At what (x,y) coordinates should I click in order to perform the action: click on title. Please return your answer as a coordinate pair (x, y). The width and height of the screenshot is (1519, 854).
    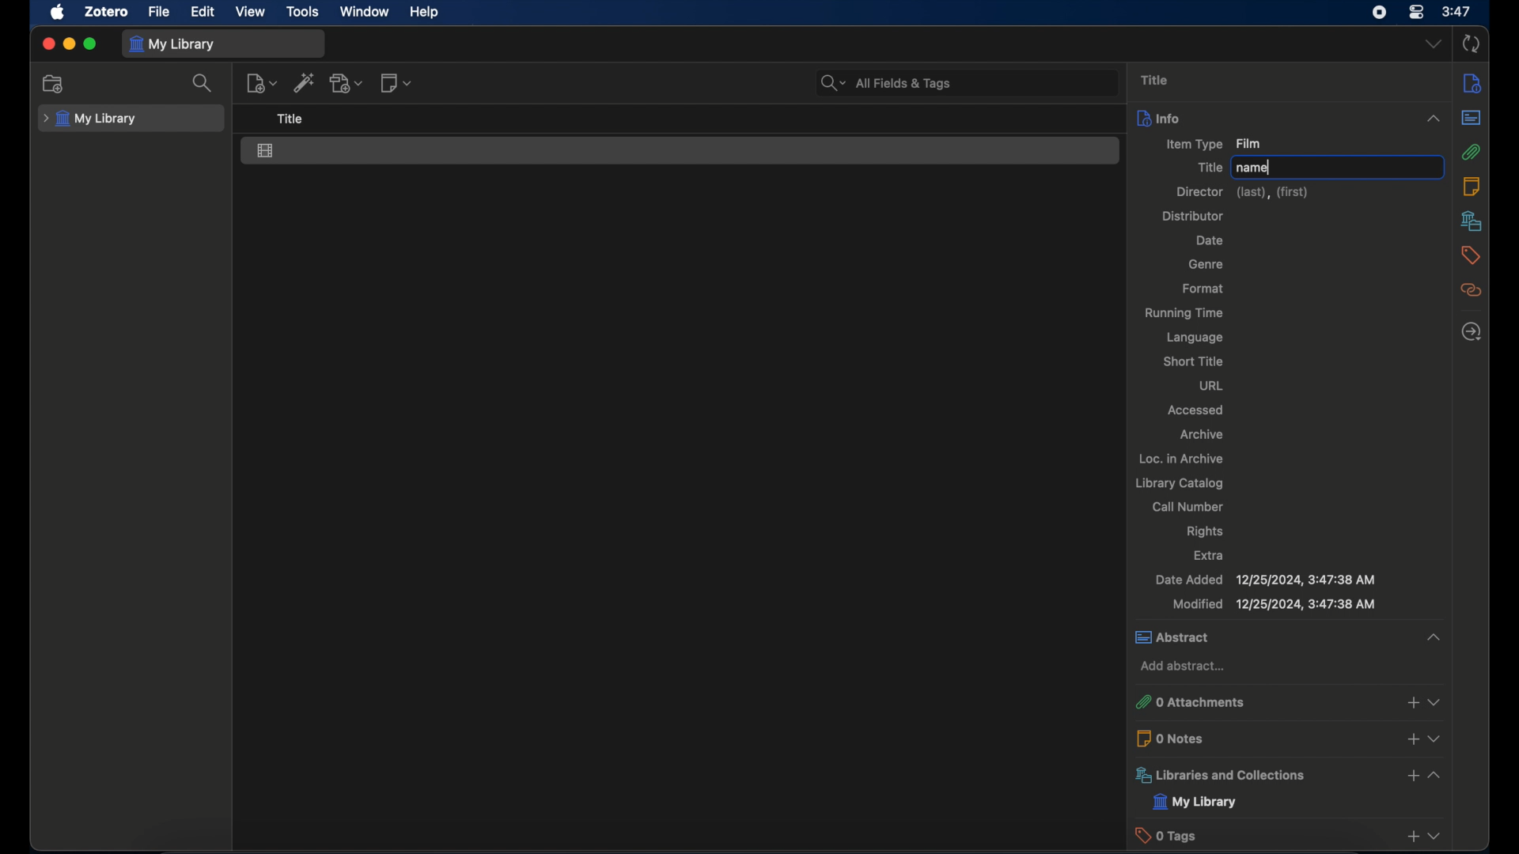
    Looking at the image, I should click on (1209, 168).